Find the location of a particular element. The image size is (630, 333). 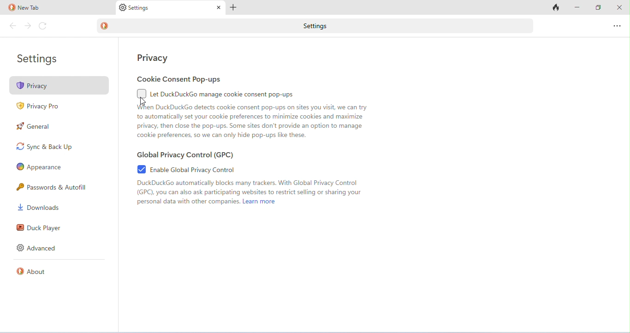

close tabs and clear data is located at coordinates (554, 8).